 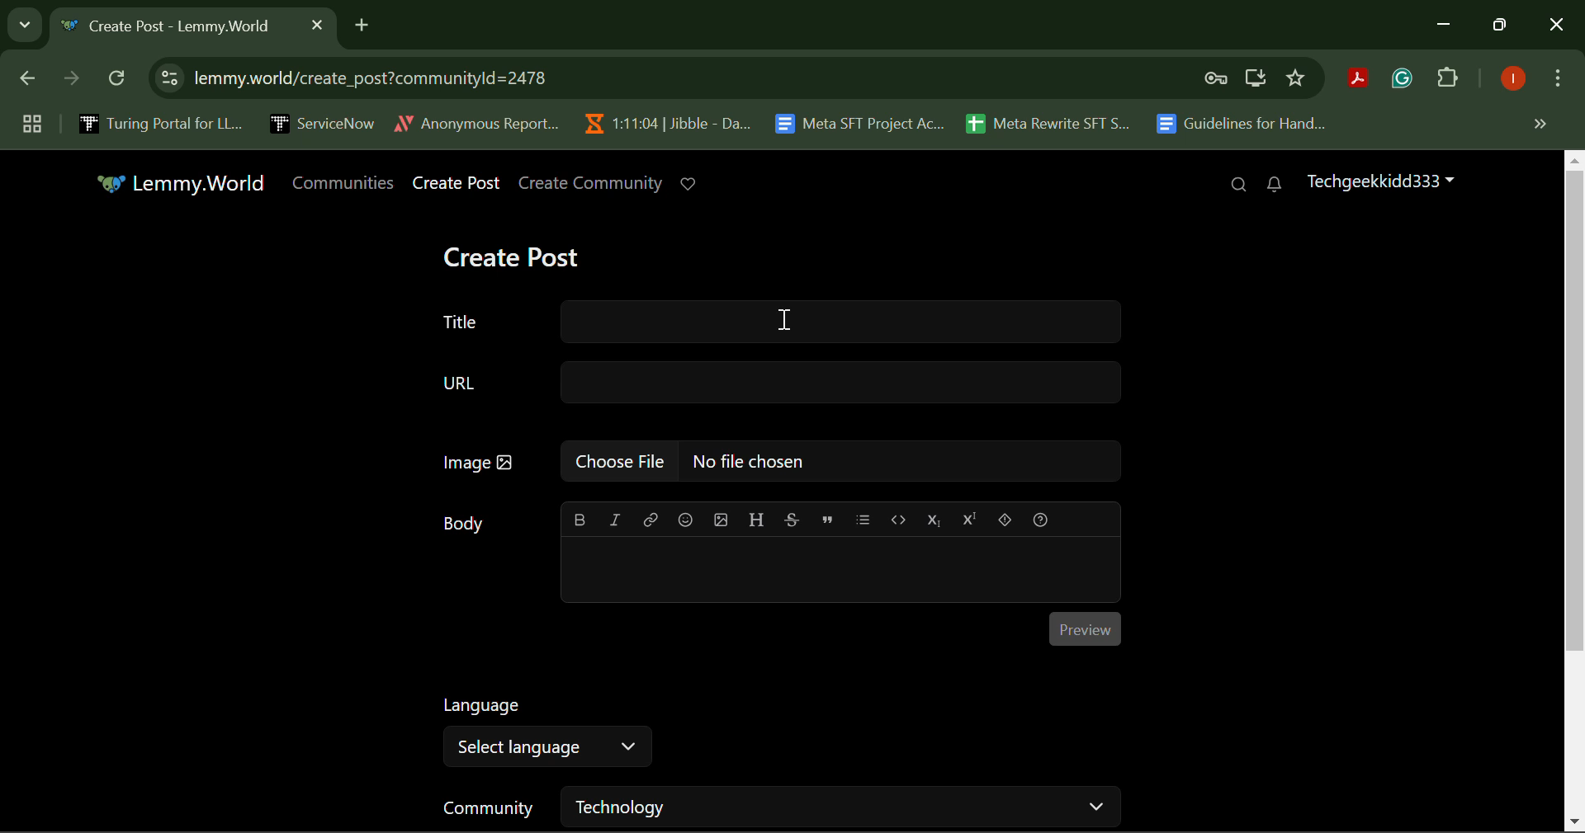 What do you see at coordinates (317, 24) in the screenshot?
I see `Close Tab` at bounding box center [317, 24].